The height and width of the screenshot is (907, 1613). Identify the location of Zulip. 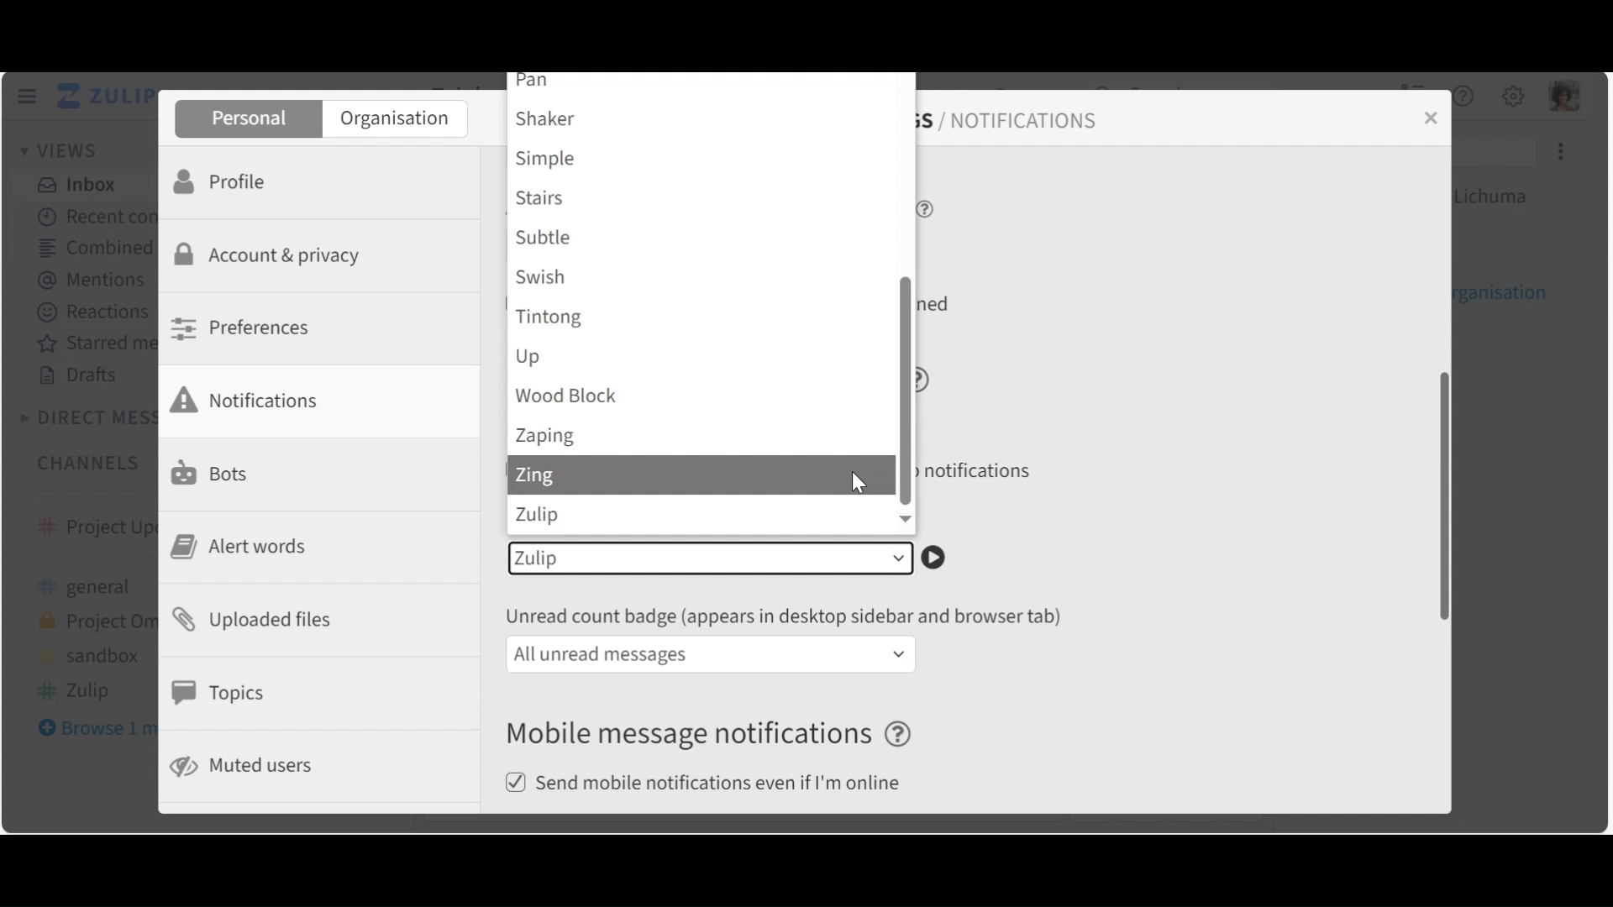
(703, 516).